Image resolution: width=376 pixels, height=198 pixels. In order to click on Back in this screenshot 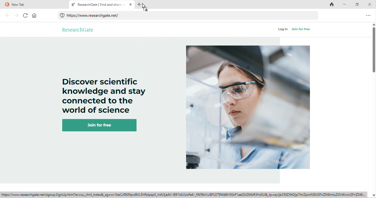, I will do `click(7, 15)`.